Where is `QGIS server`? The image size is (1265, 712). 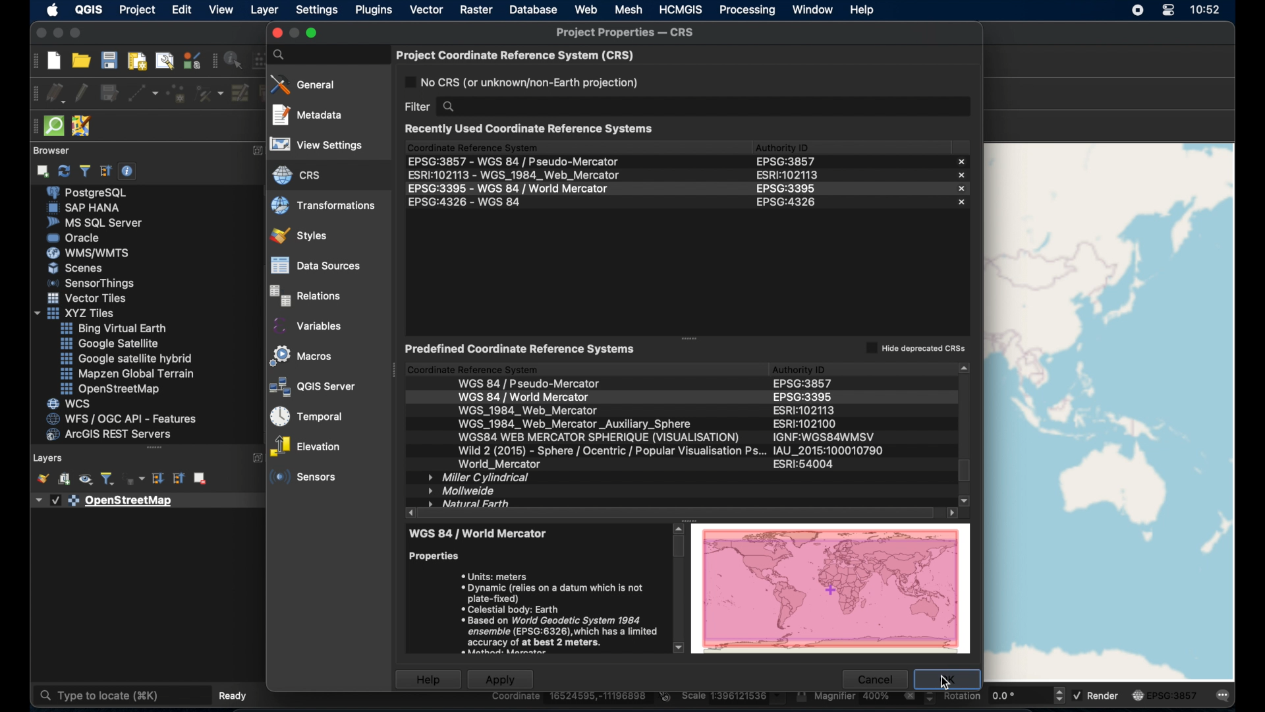
QGIS server is located at coordinates (310, 386).